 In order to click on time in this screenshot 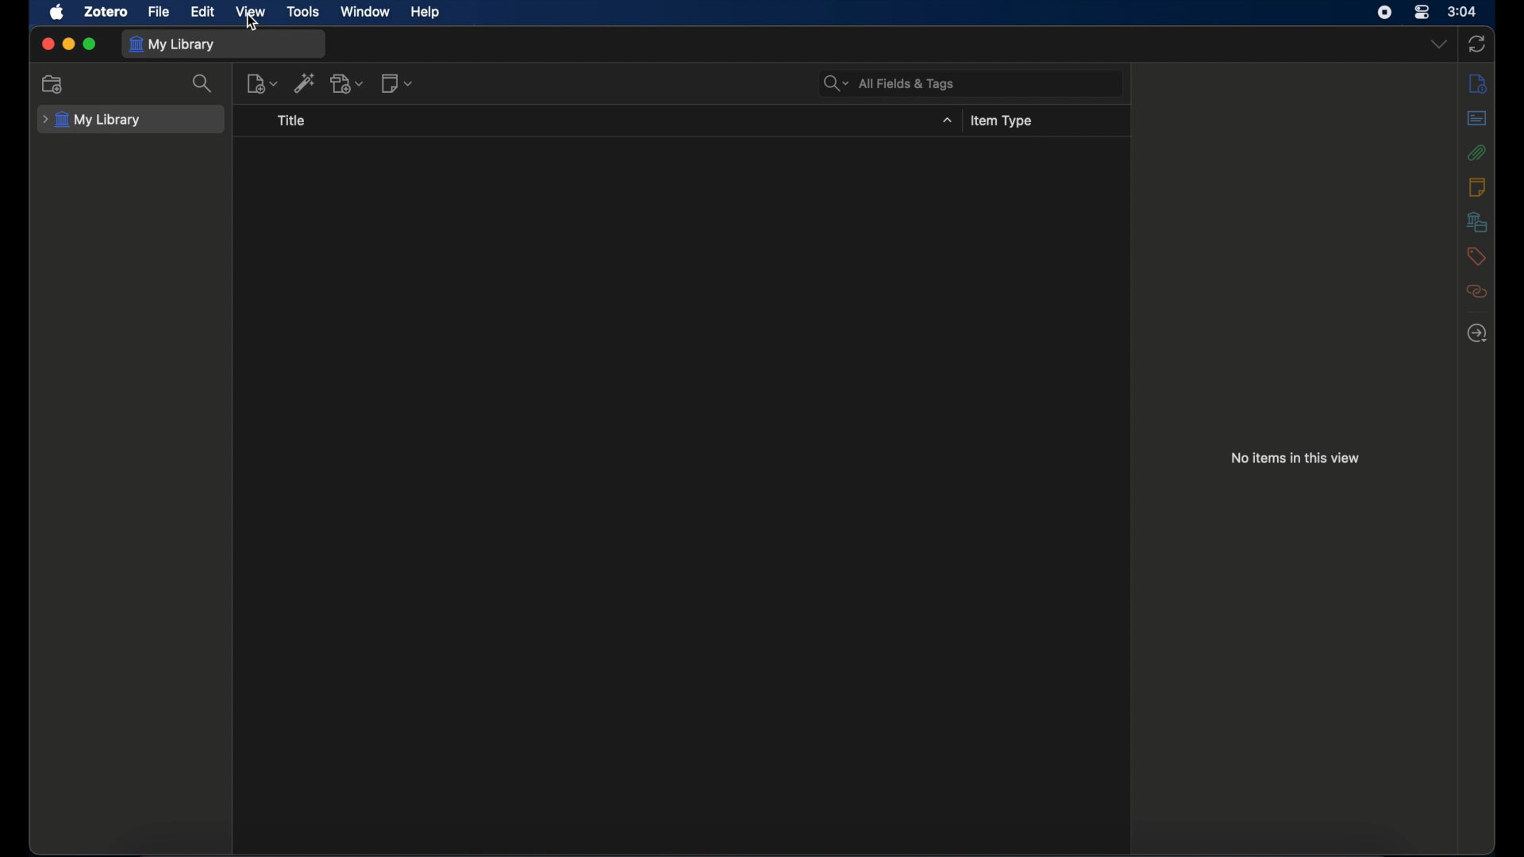, I will do `click(1462, 10)`.